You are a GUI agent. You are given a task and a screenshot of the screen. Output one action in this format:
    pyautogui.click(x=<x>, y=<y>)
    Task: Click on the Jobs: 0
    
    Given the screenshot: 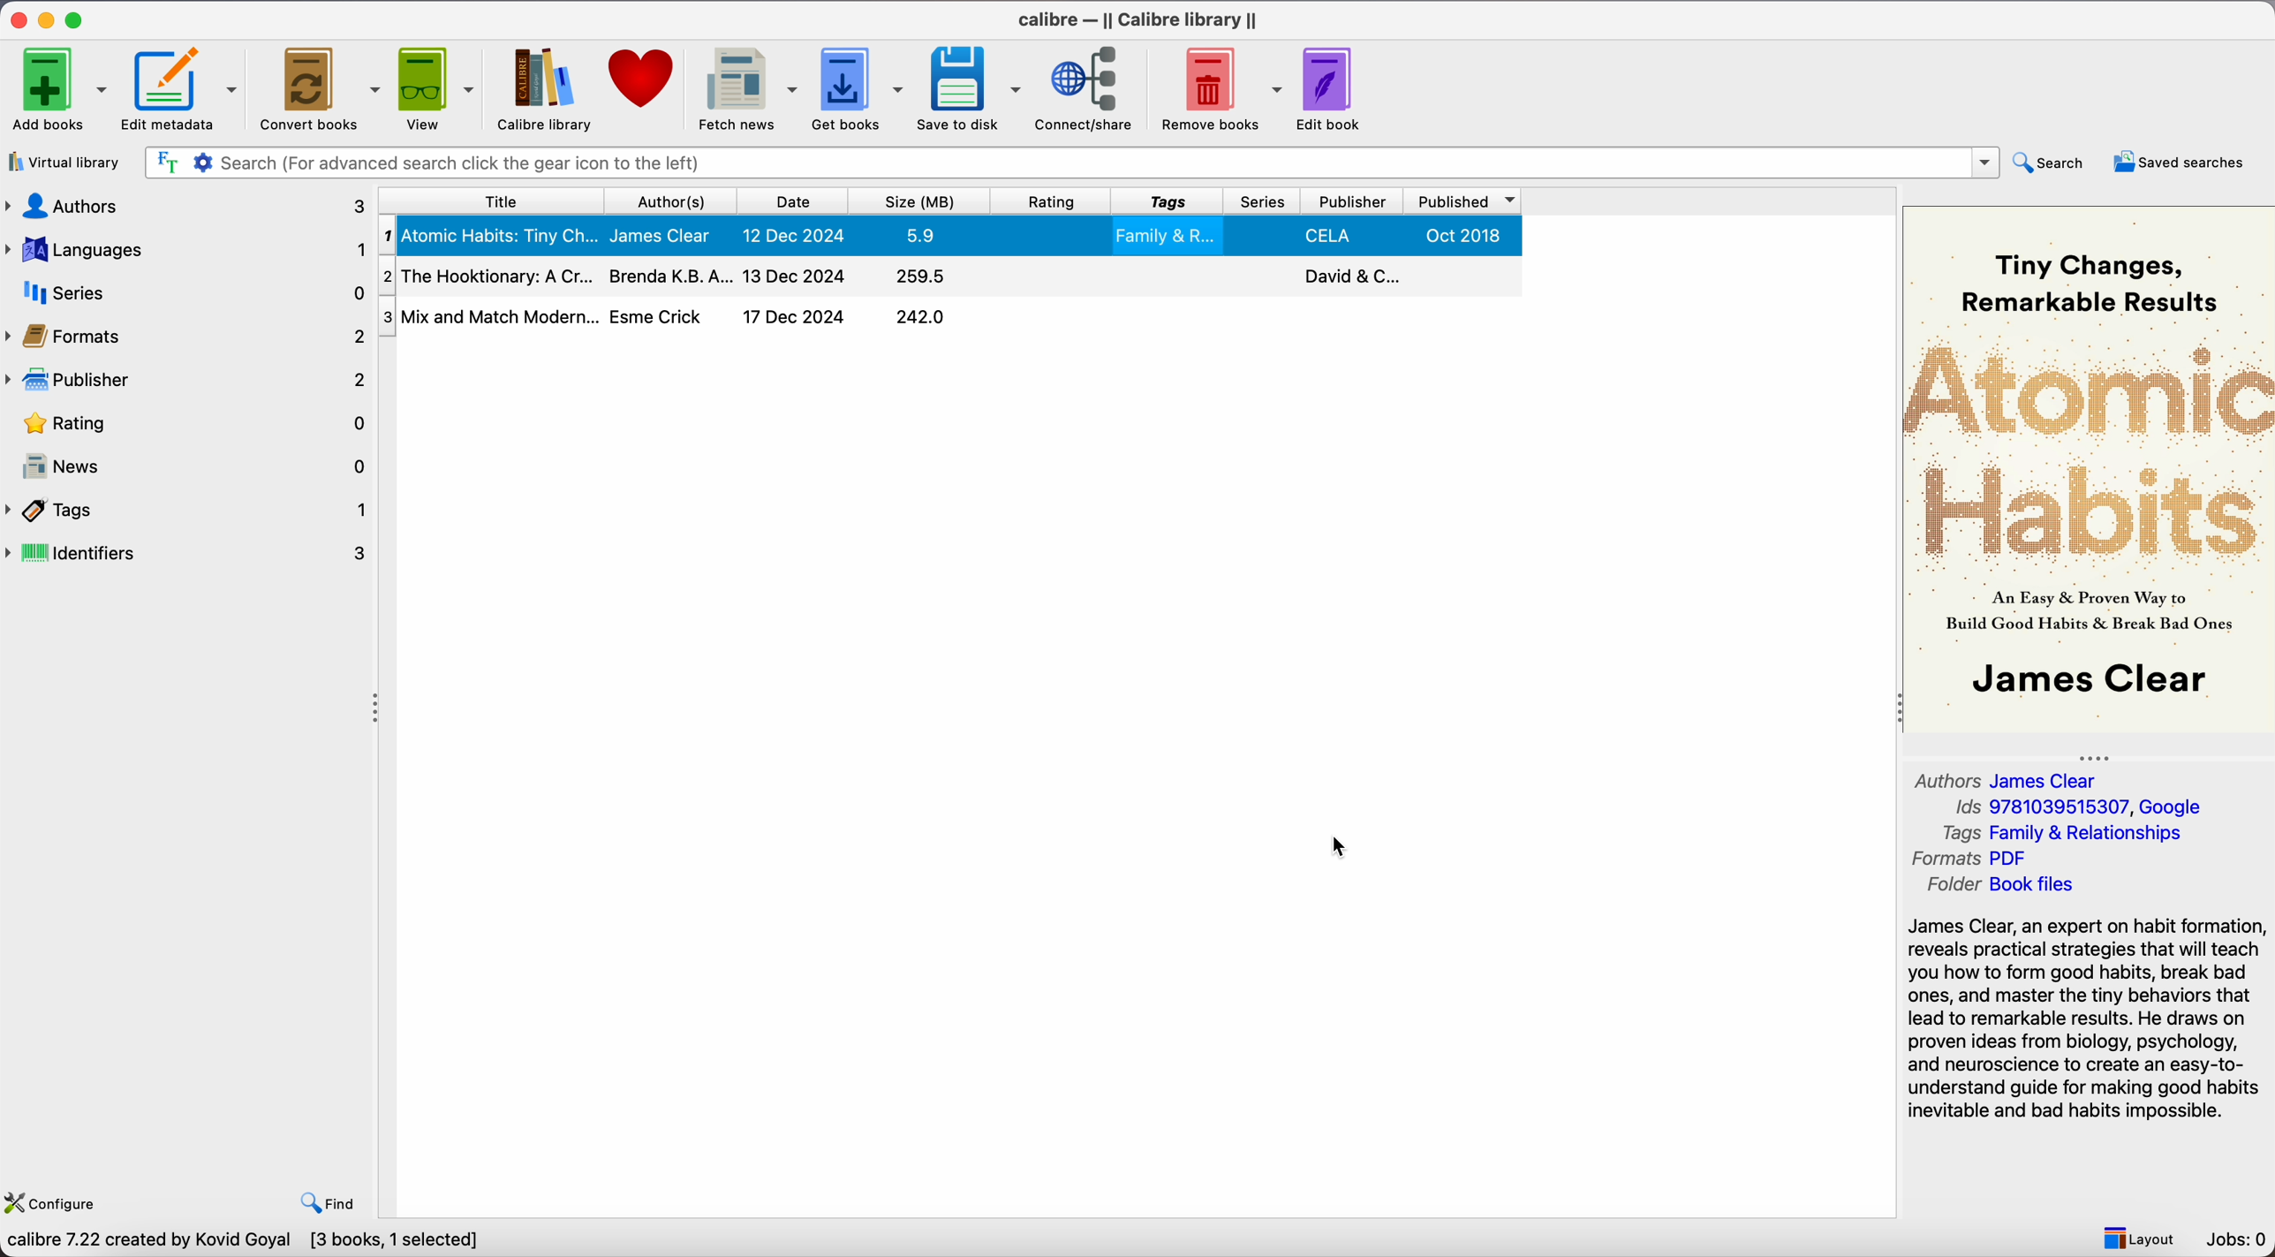 What is the action you would take?
    pyautogui.click(x=2237, y=1239)
    